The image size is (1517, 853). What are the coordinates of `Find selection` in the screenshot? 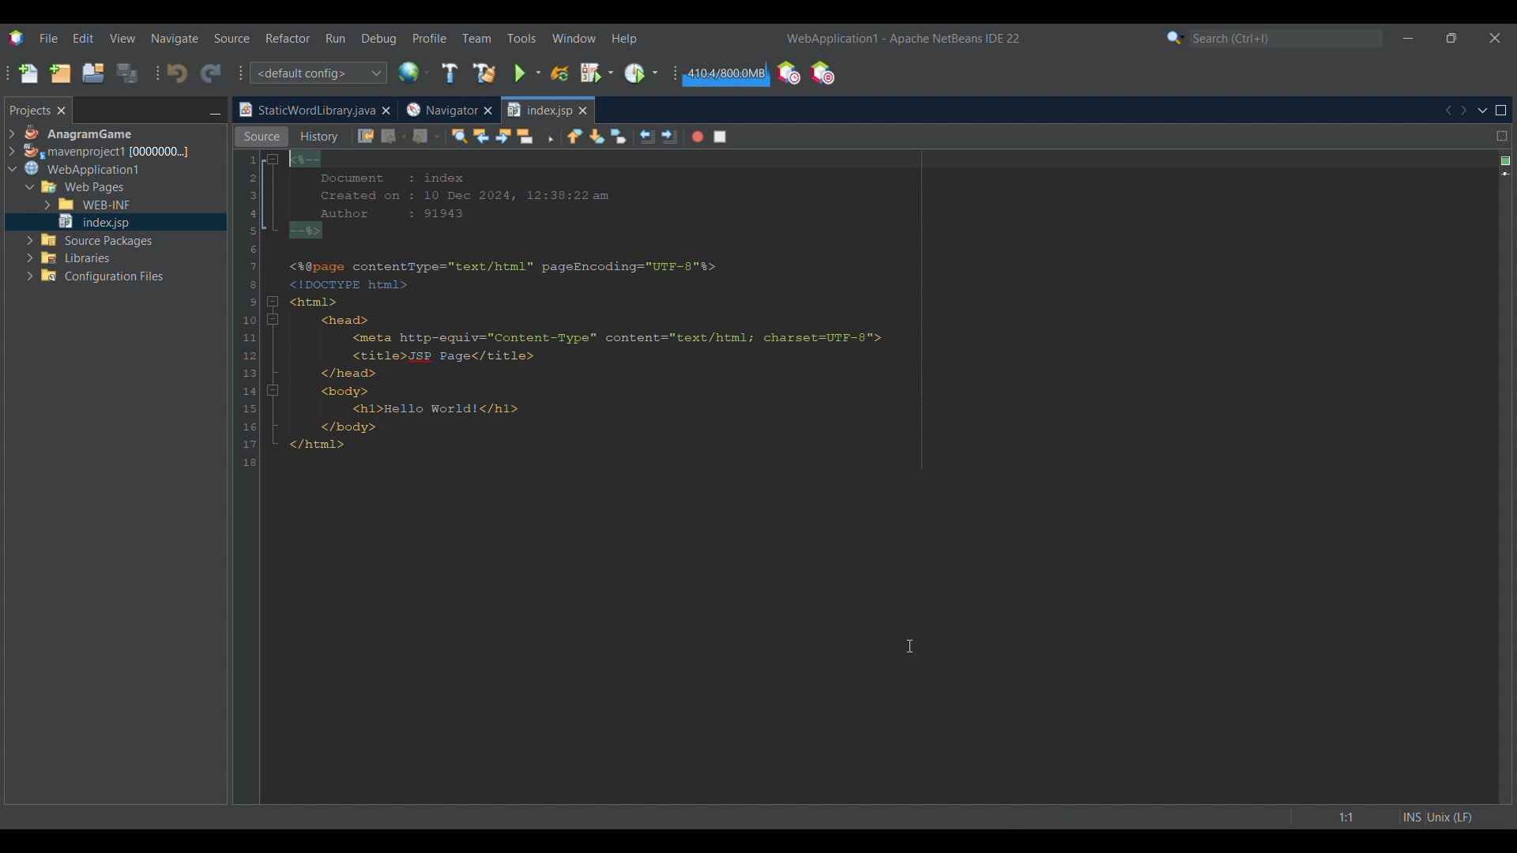 It's located at (459, 136).